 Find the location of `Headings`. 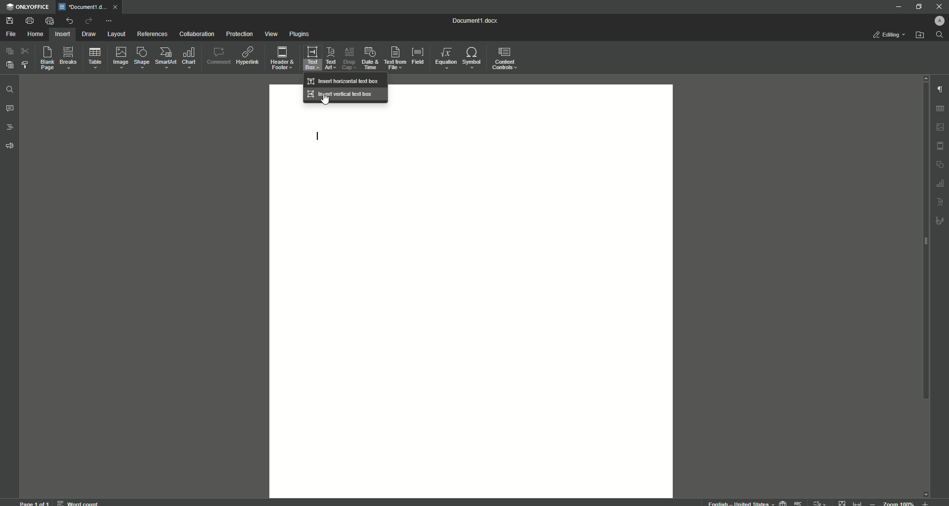

Headings is located at coordinates (11, 127).